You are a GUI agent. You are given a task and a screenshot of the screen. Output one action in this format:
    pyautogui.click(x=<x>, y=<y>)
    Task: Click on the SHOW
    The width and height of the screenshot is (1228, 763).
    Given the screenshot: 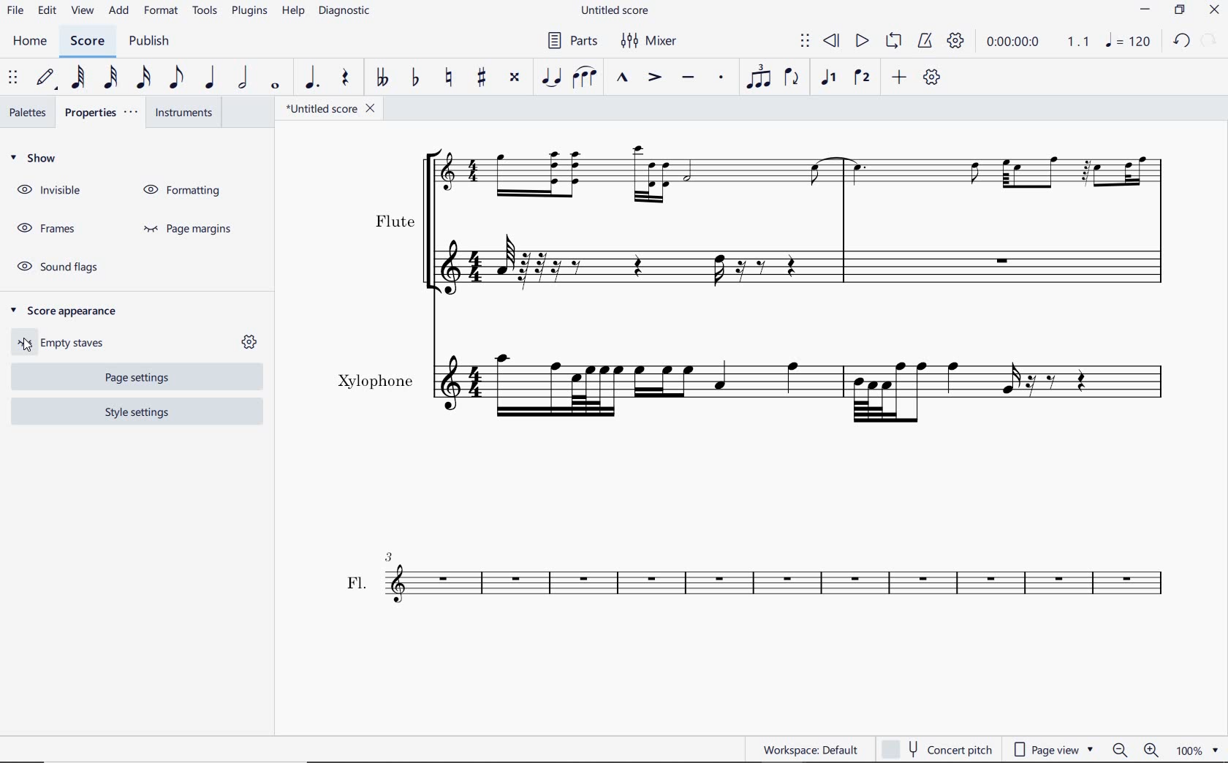 What is the action you would take?
    pyautogui.click(x=34, y=159)
    